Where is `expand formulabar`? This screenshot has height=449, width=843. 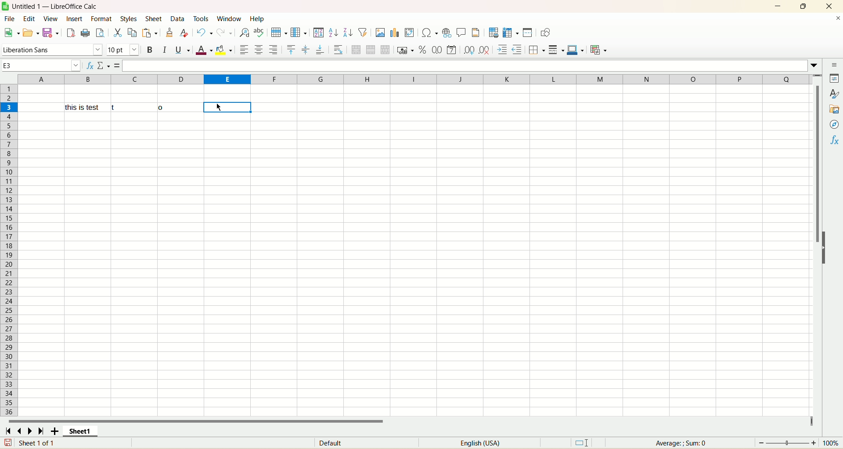
expand formulabar is located at coordinates (815, 67).